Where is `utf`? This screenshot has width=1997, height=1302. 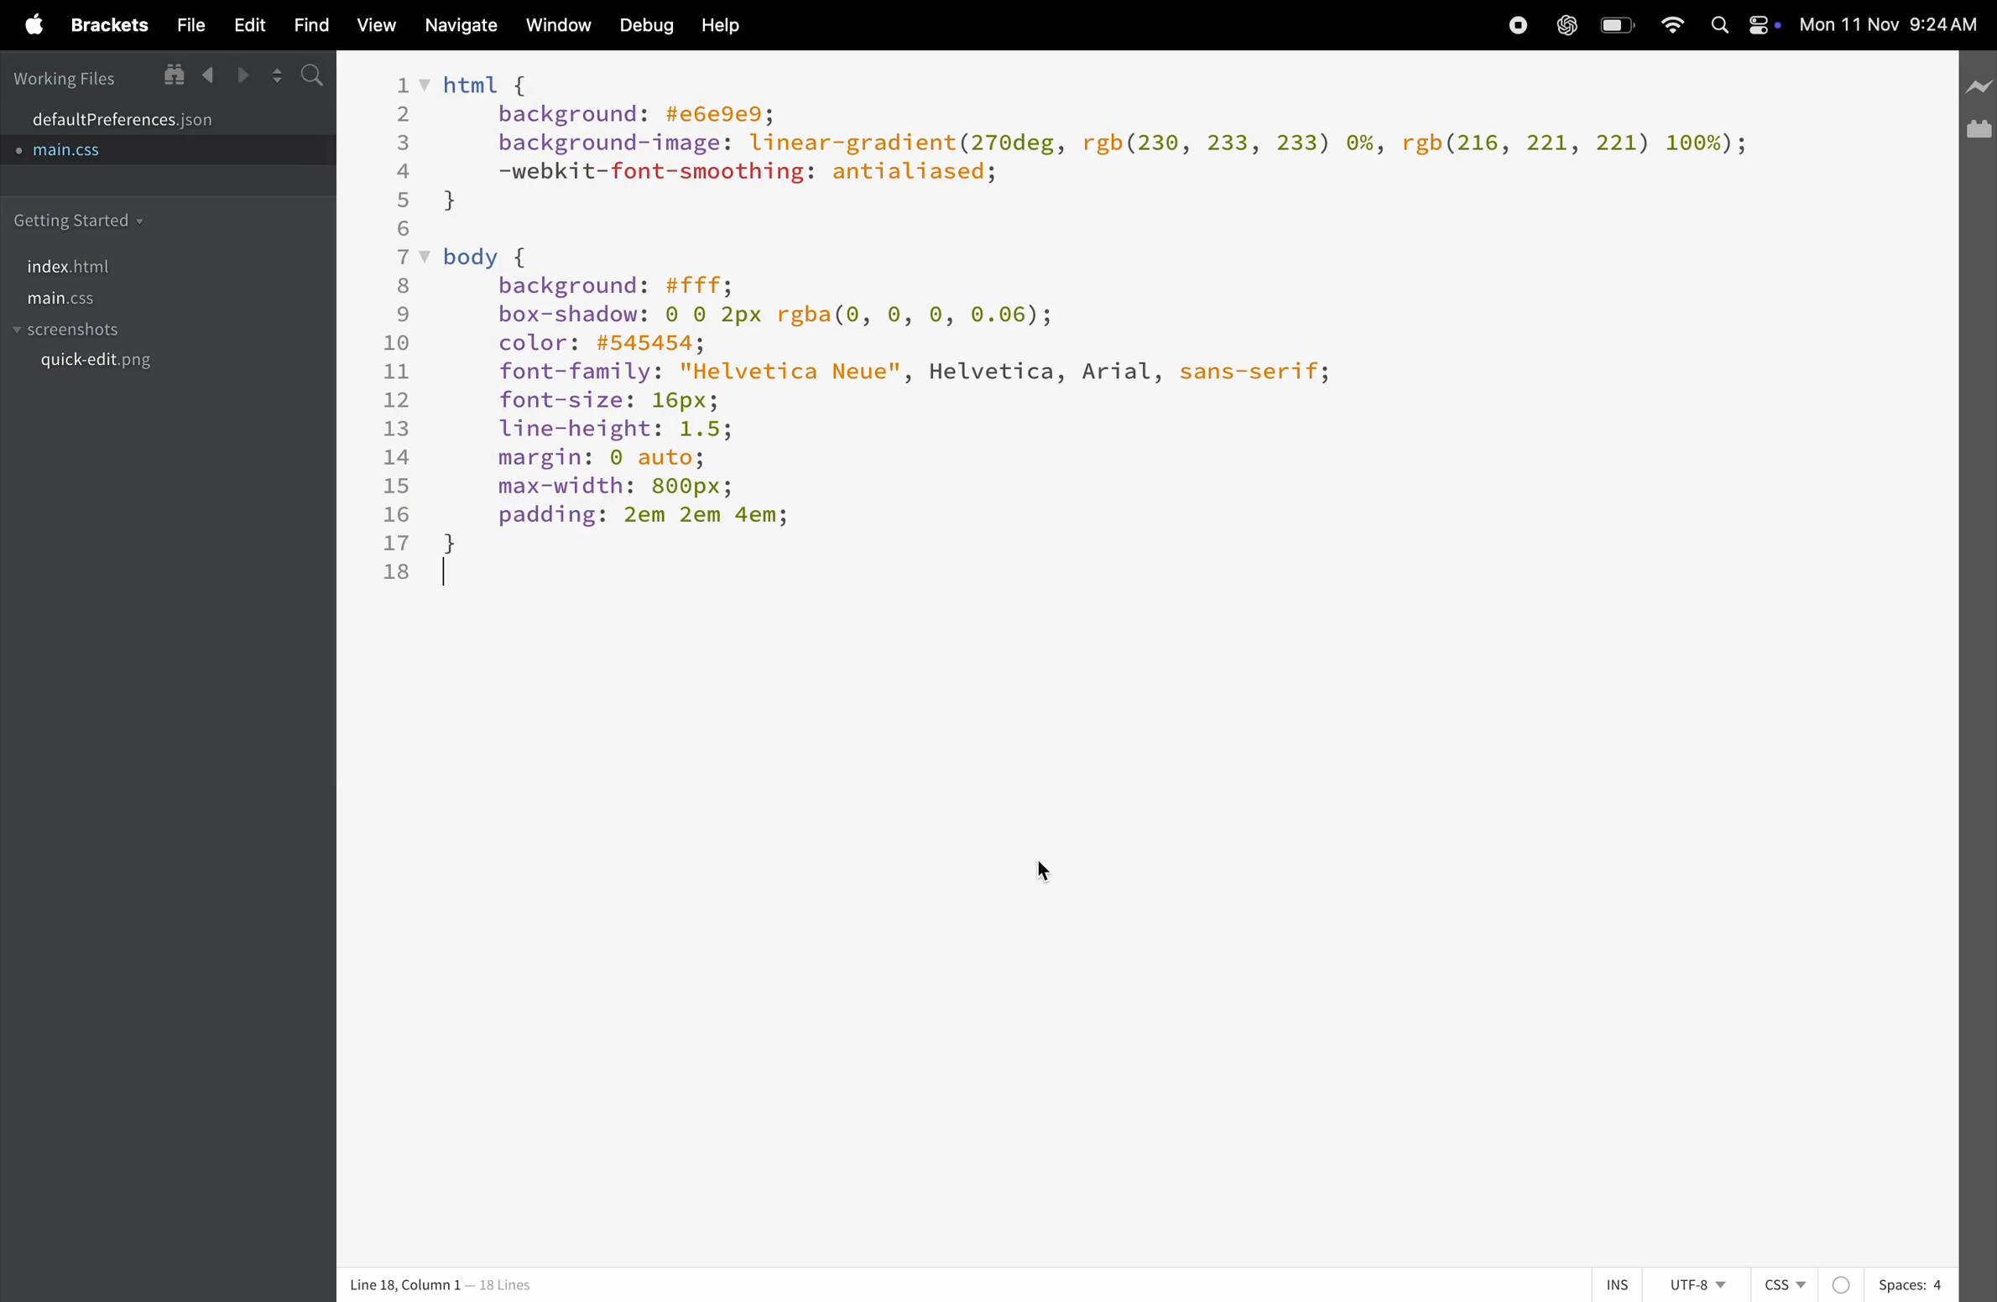
utf is located at coordinates (1697, 1284).